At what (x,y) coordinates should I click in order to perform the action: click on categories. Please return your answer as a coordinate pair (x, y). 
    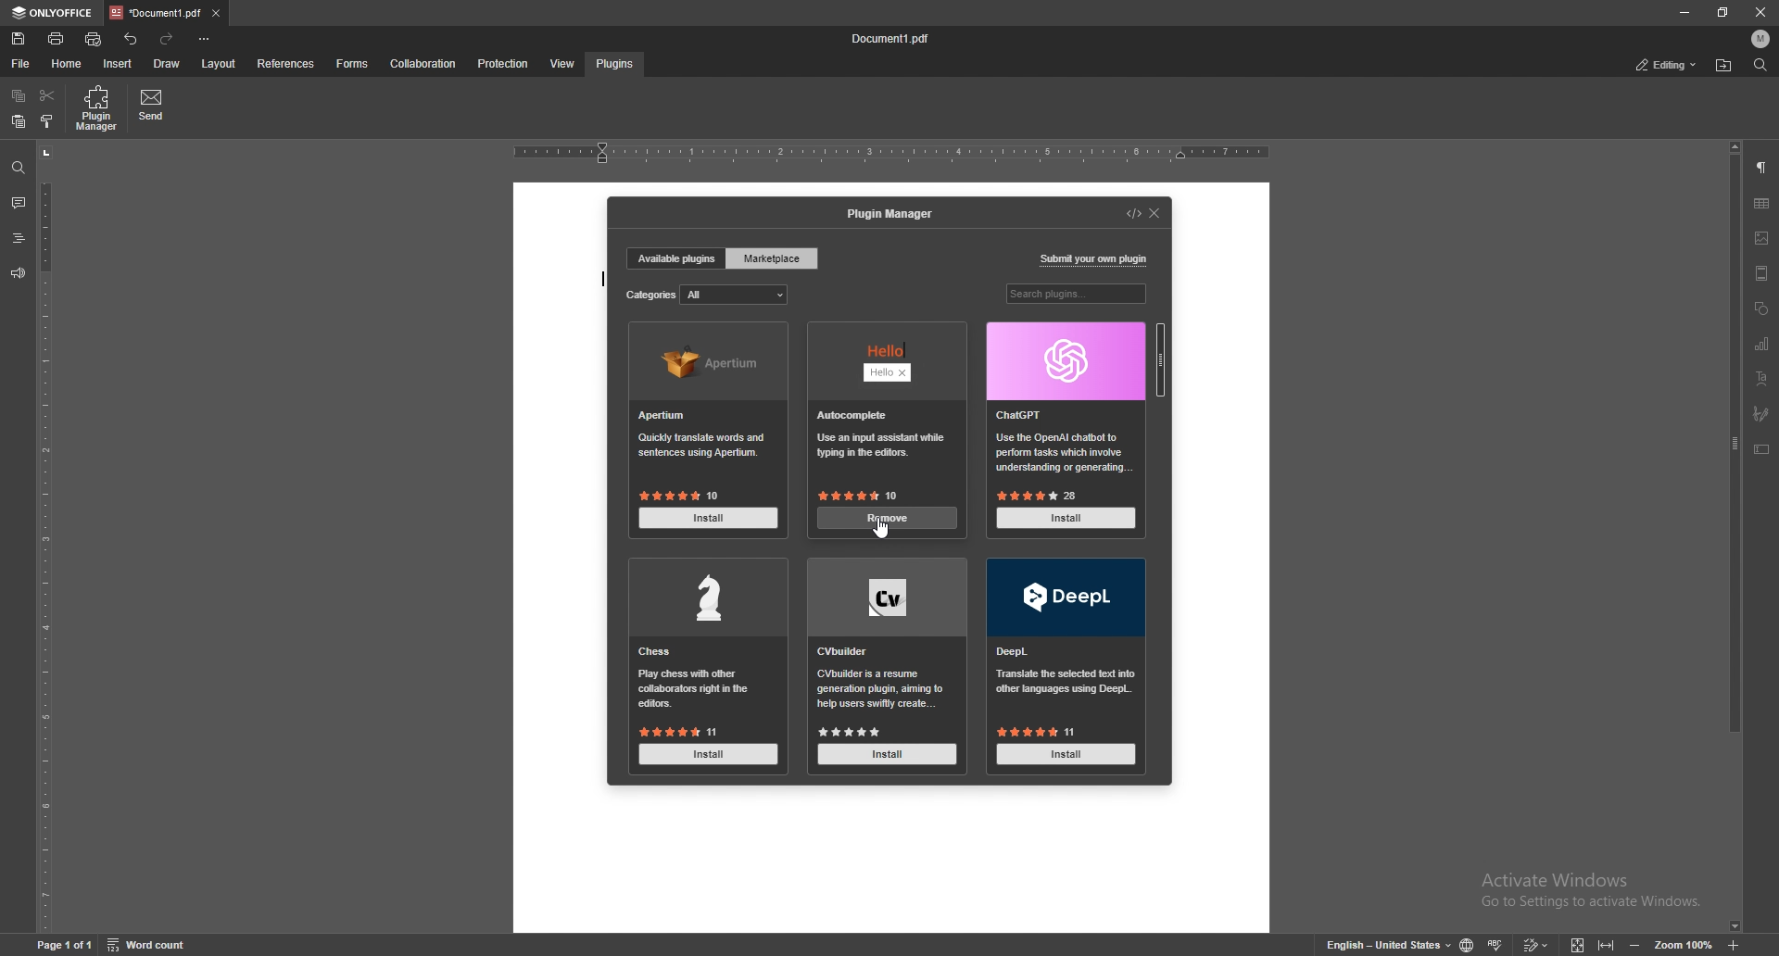
    Looking at the image, I should click on (705, 295).